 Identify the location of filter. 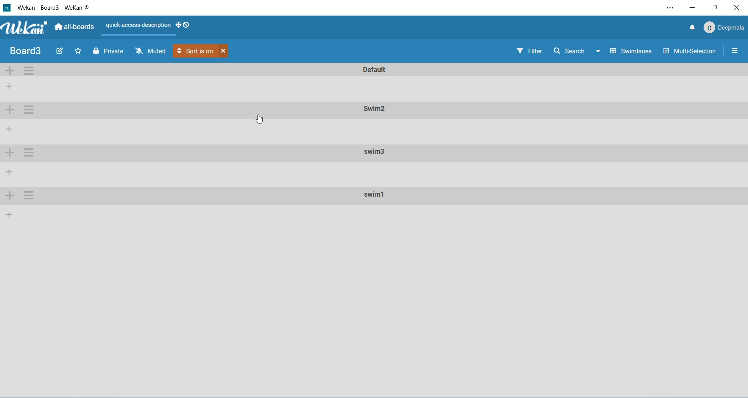
(530, 52).